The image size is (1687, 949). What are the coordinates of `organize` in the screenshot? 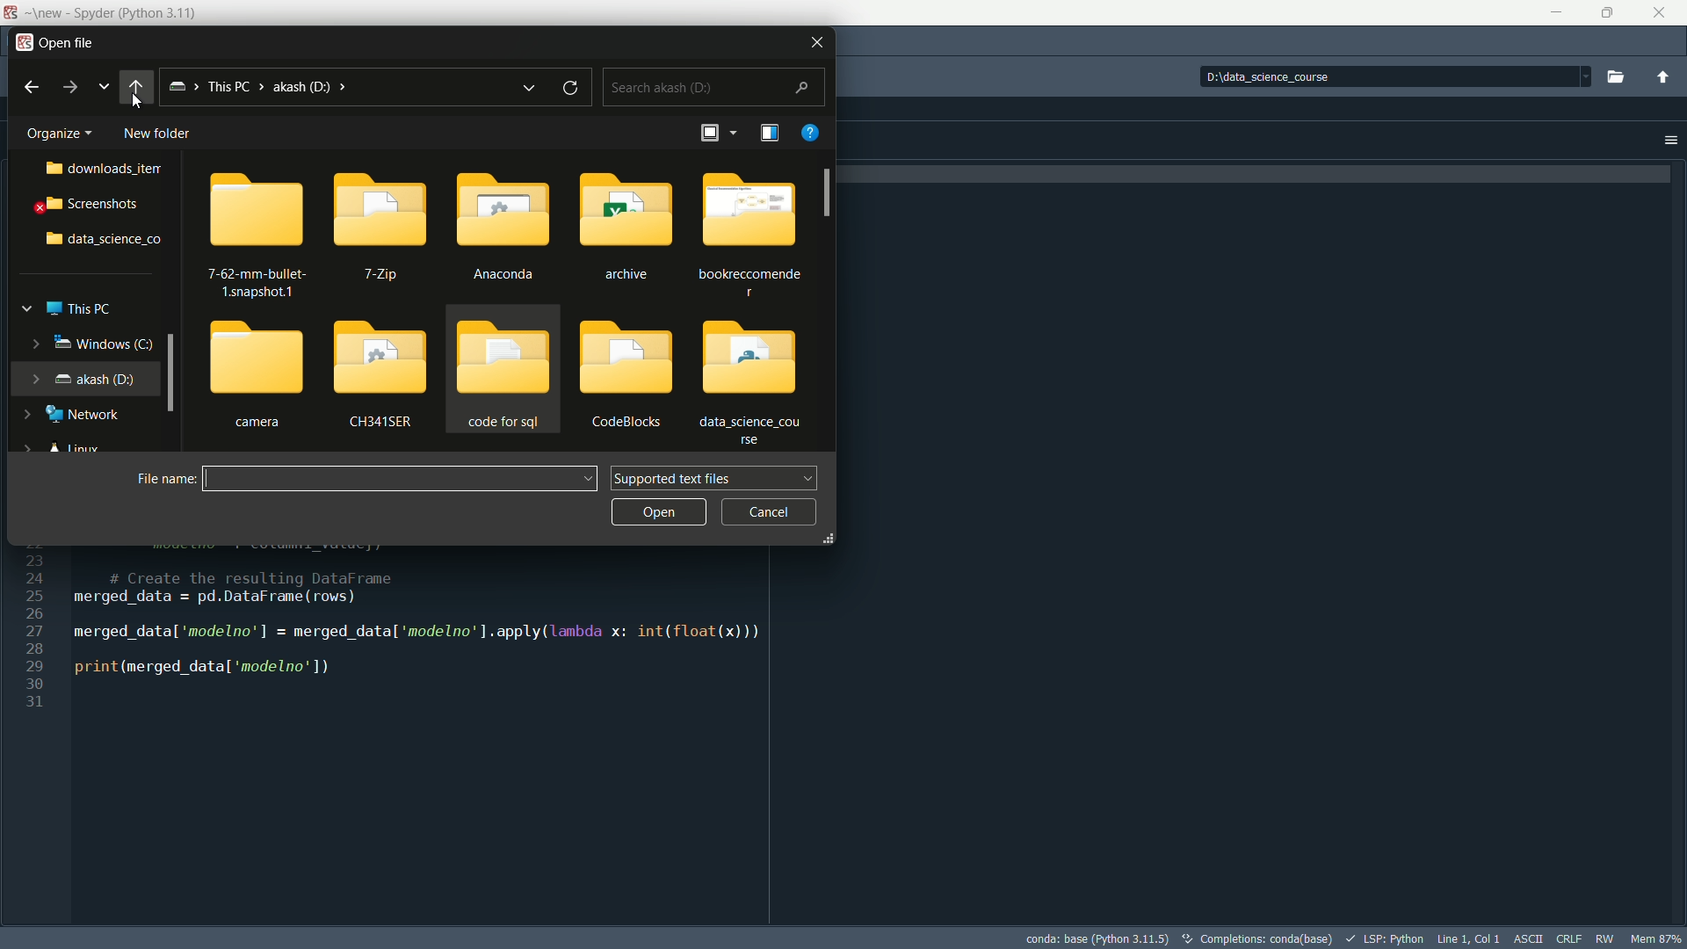 It's located at (58, 130).